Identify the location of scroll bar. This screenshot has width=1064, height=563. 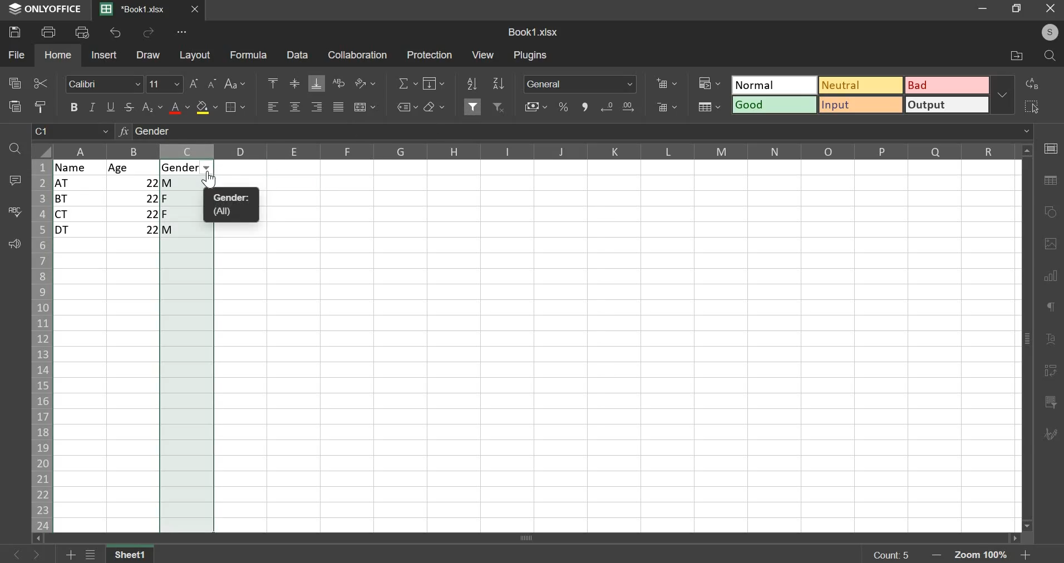
(1028, 339).